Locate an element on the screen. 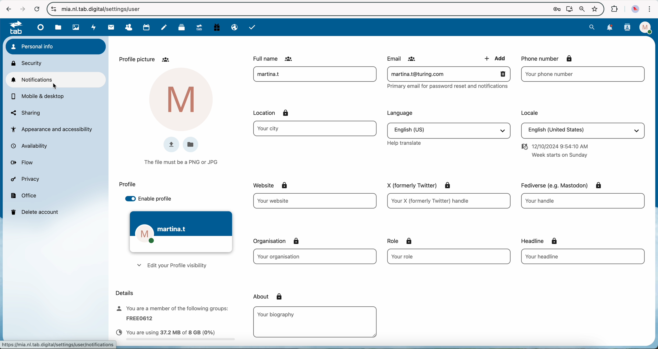  headline is located at coordinates (539, 242).